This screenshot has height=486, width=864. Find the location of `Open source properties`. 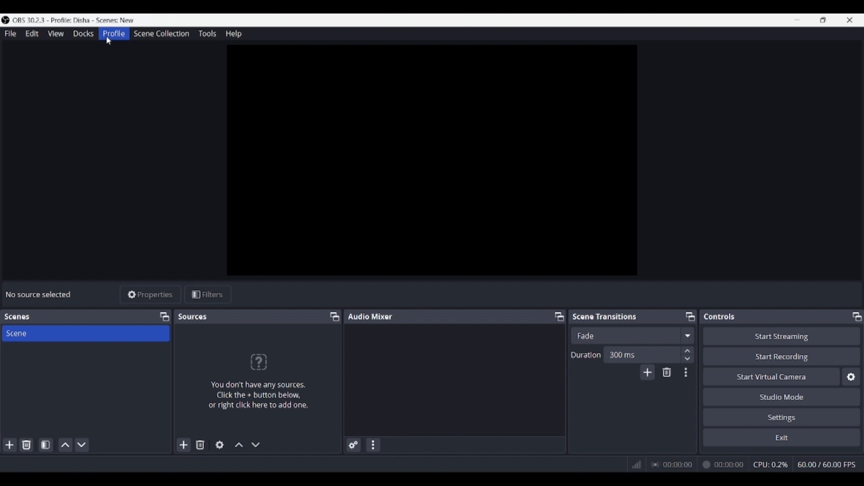

Open source properties is located at coordinates (220, 445).